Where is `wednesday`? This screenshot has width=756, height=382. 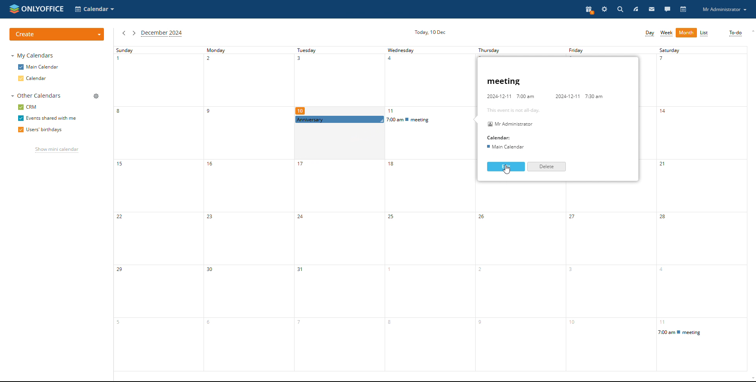
wednesday is located at coordinates (430, 209).